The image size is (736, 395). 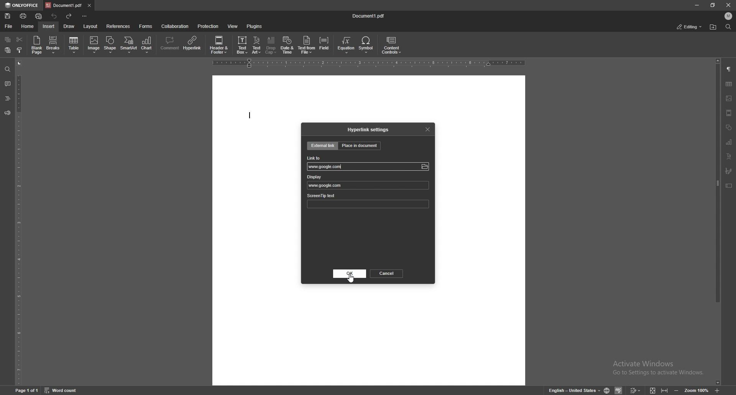 What do you see at coordinates (69, 16) in the screenshot?
I see `redo` at bounding box center [69, 16].